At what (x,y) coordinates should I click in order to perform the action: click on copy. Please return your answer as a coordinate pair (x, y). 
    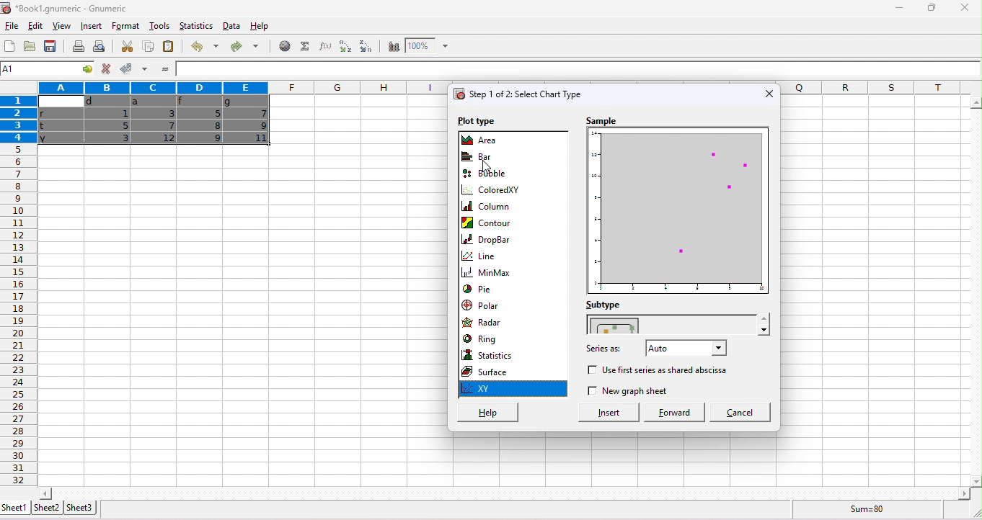
    Looking at the image, I should click on (146, 46).